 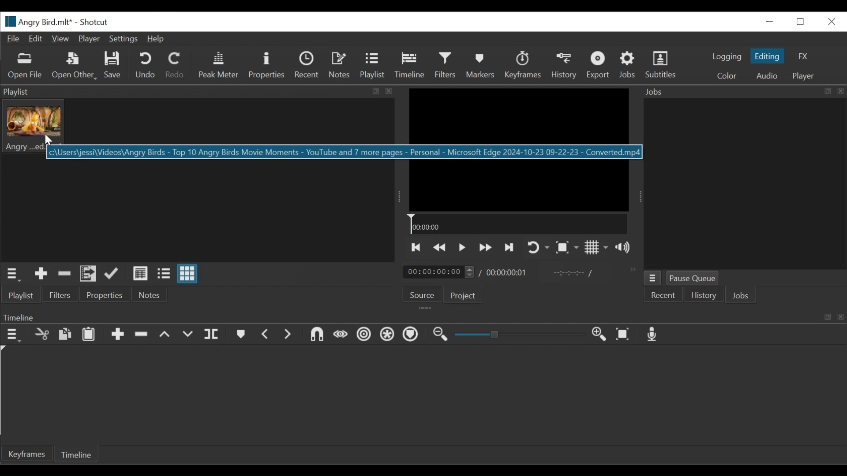 What do you see at coordinates (422, 295) in the screenshot?
I see `Source` at bounding box center [422, 295].